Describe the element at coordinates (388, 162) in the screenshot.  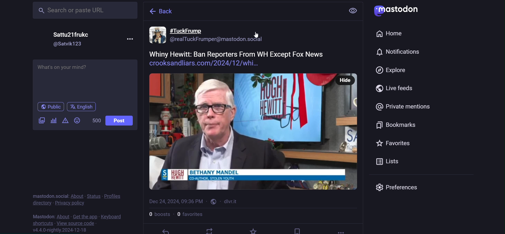
I see `list` at that location.